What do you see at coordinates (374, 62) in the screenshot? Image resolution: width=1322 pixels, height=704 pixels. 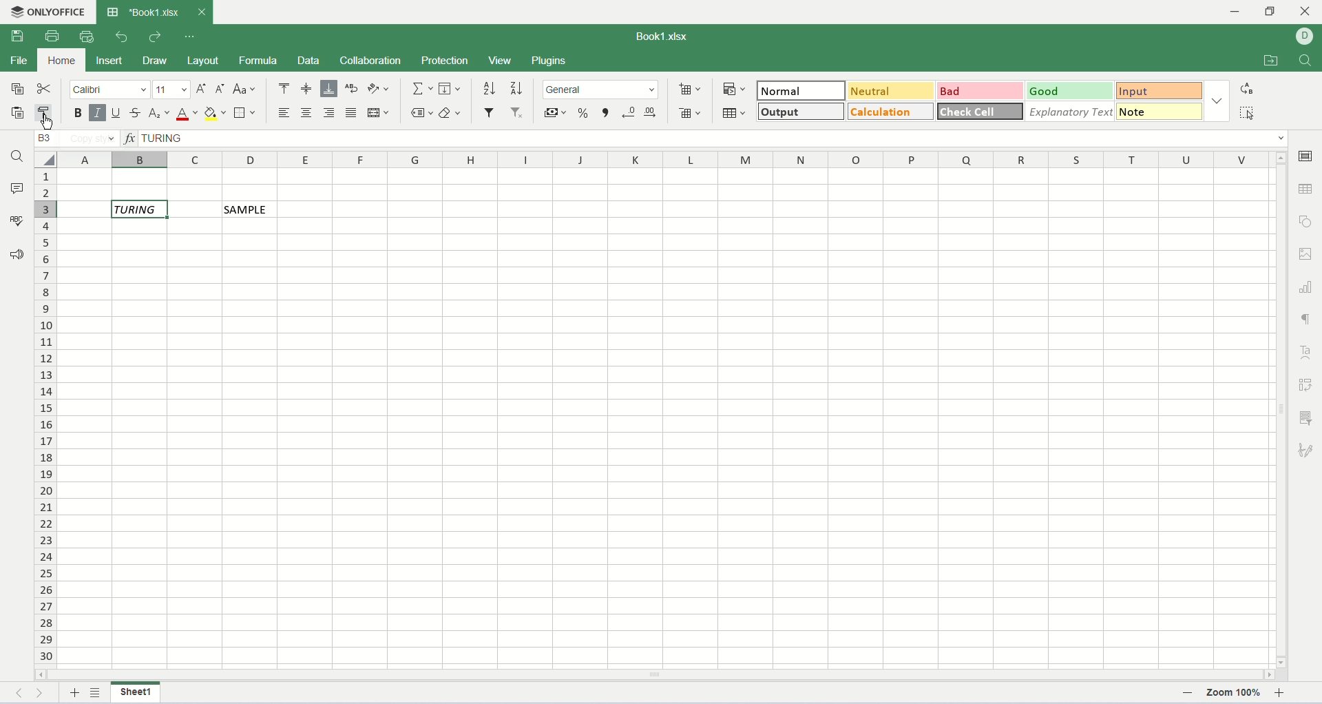 I see `collaboration` at bounding box center [374, 62].